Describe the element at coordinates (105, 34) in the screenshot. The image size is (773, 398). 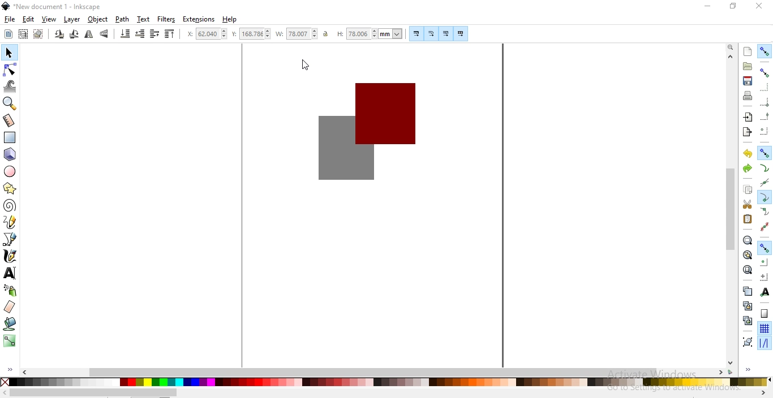
I see `flip vertical` at that location.